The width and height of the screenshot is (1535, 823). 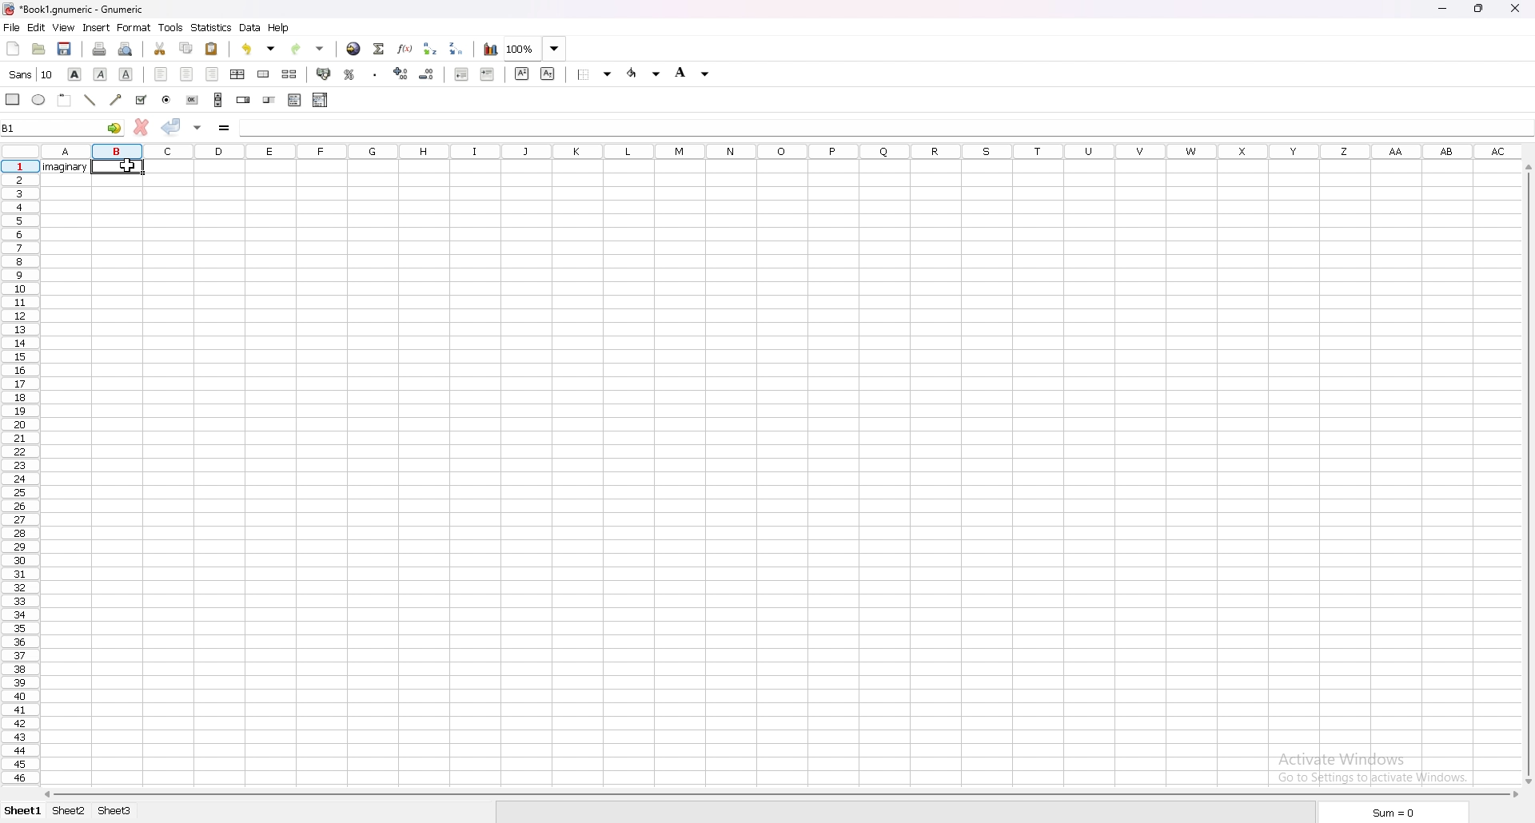 I want to click on increase decimals, so click(x=401, y=73).